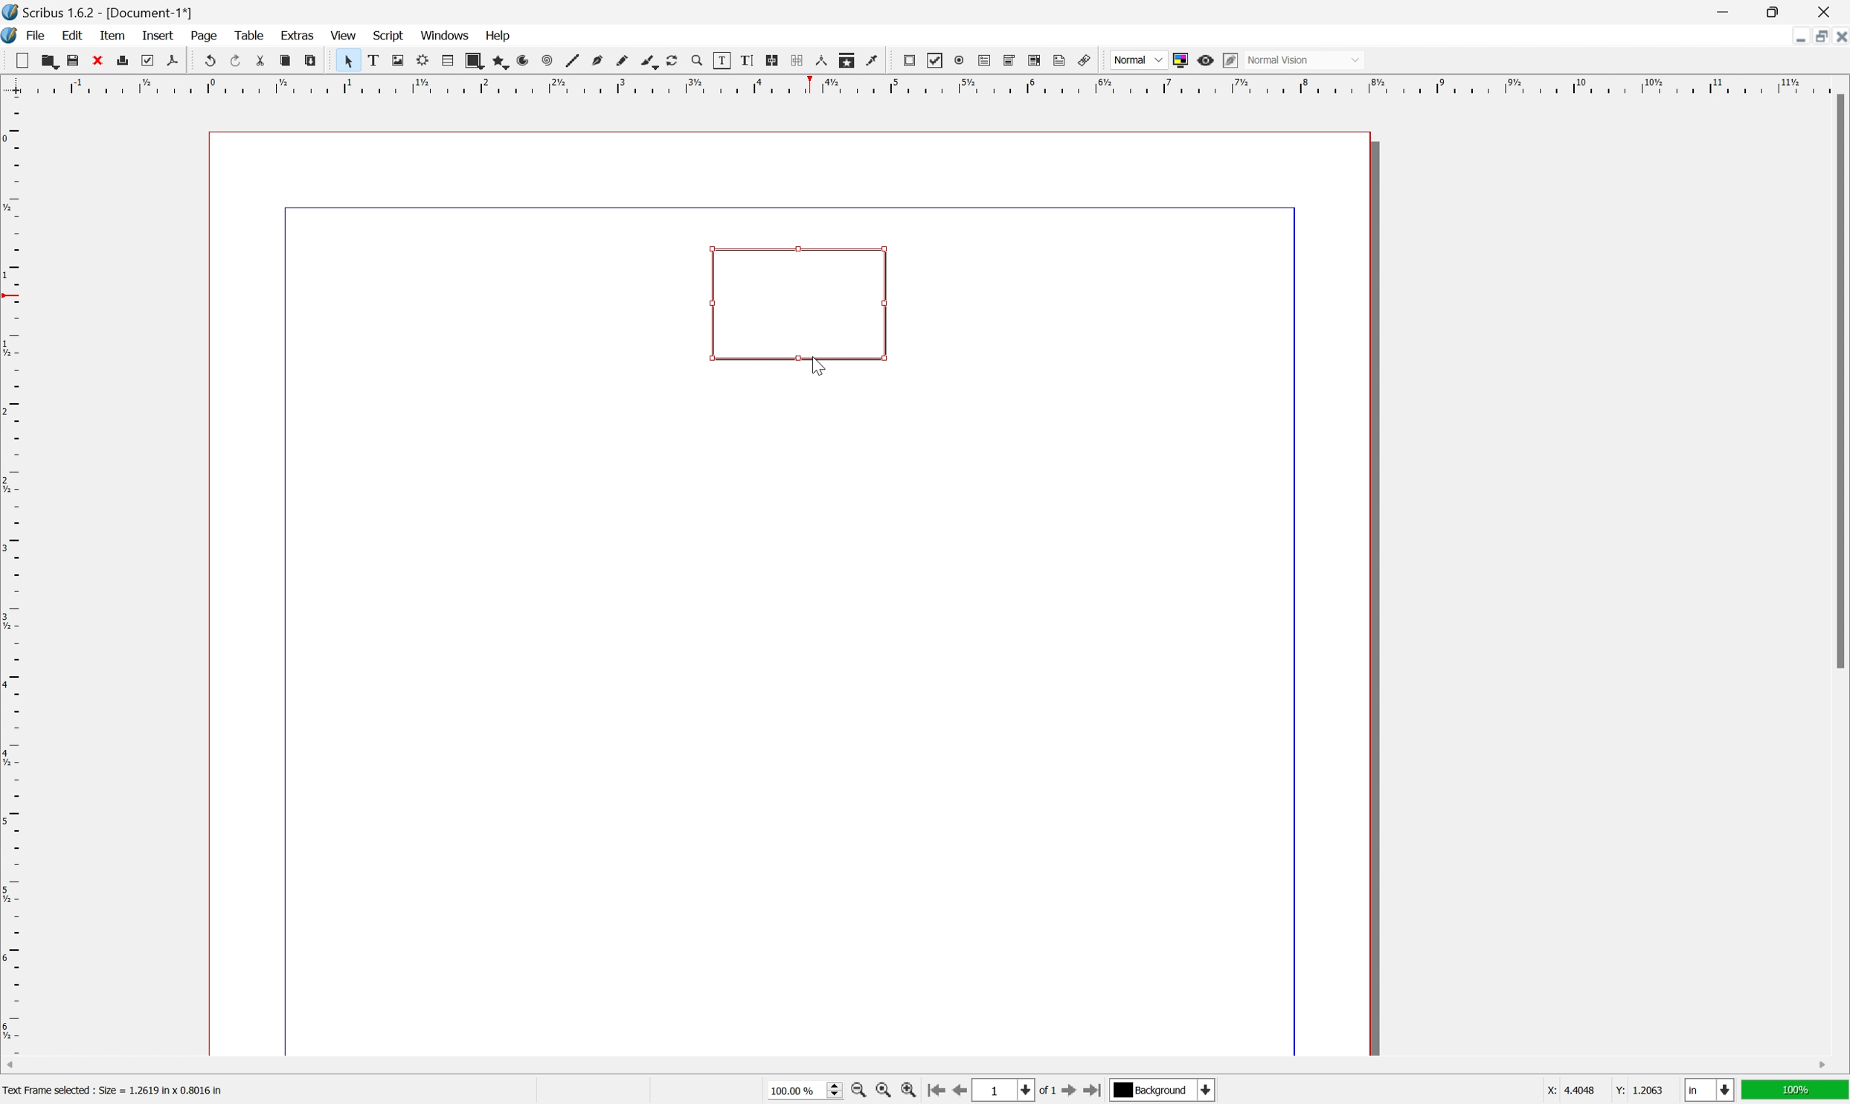 This screenshot has height=1104, width=1850. I want to click on save as pdf, so click(173, 61).